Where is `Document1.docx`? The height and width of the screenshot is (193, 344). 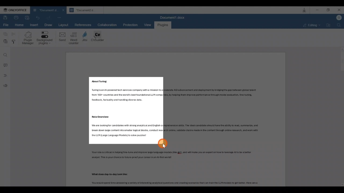
Document1.docx is located at coordinates (174, 17).